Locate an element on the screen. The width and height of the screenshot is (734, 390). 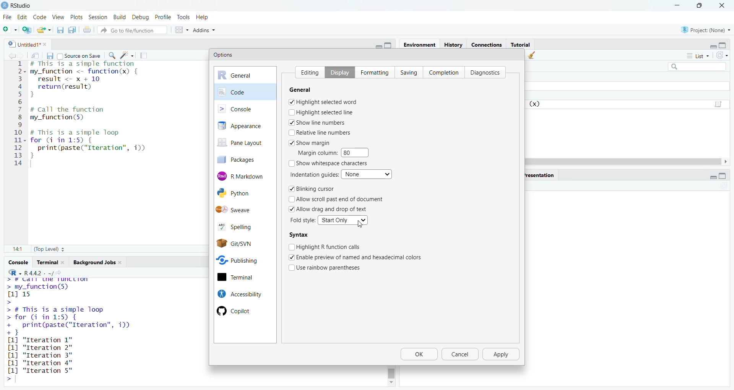
save current document is located at coordinates (49, 55).